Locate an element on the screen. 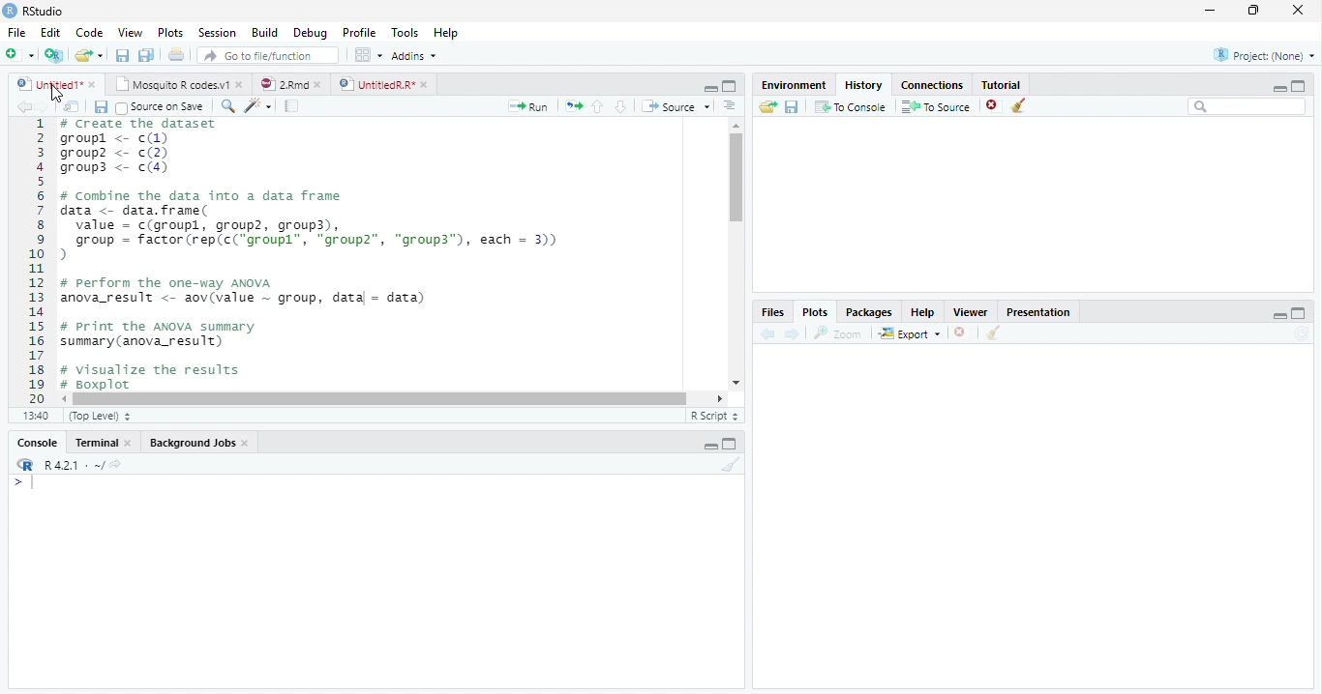 Image resolution: width=1322 pixels, height=694 pixels. R script is located at coordinates (712, 415).